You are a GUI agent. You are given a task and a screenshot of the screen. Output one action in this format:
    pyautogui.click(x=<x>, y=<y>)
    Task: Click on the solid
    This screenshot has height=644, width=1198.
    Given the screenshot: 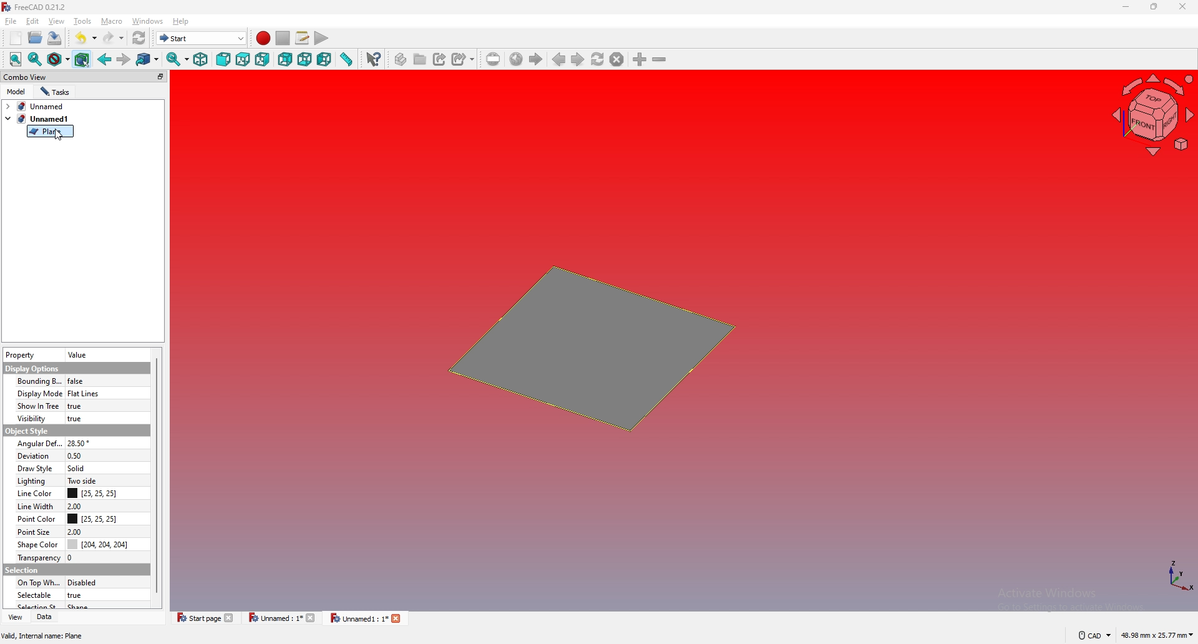 What is the action you would take?
    pyautogui.click(x=76, y=468)
    